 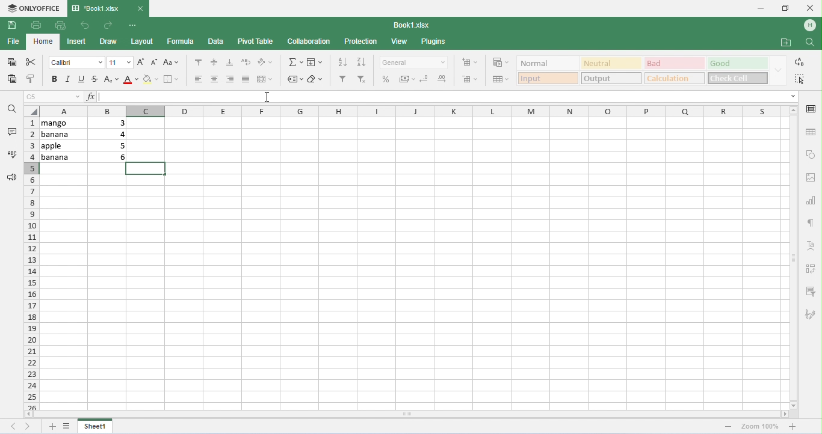 I want to click on insert function, so click(x=294, y=63).